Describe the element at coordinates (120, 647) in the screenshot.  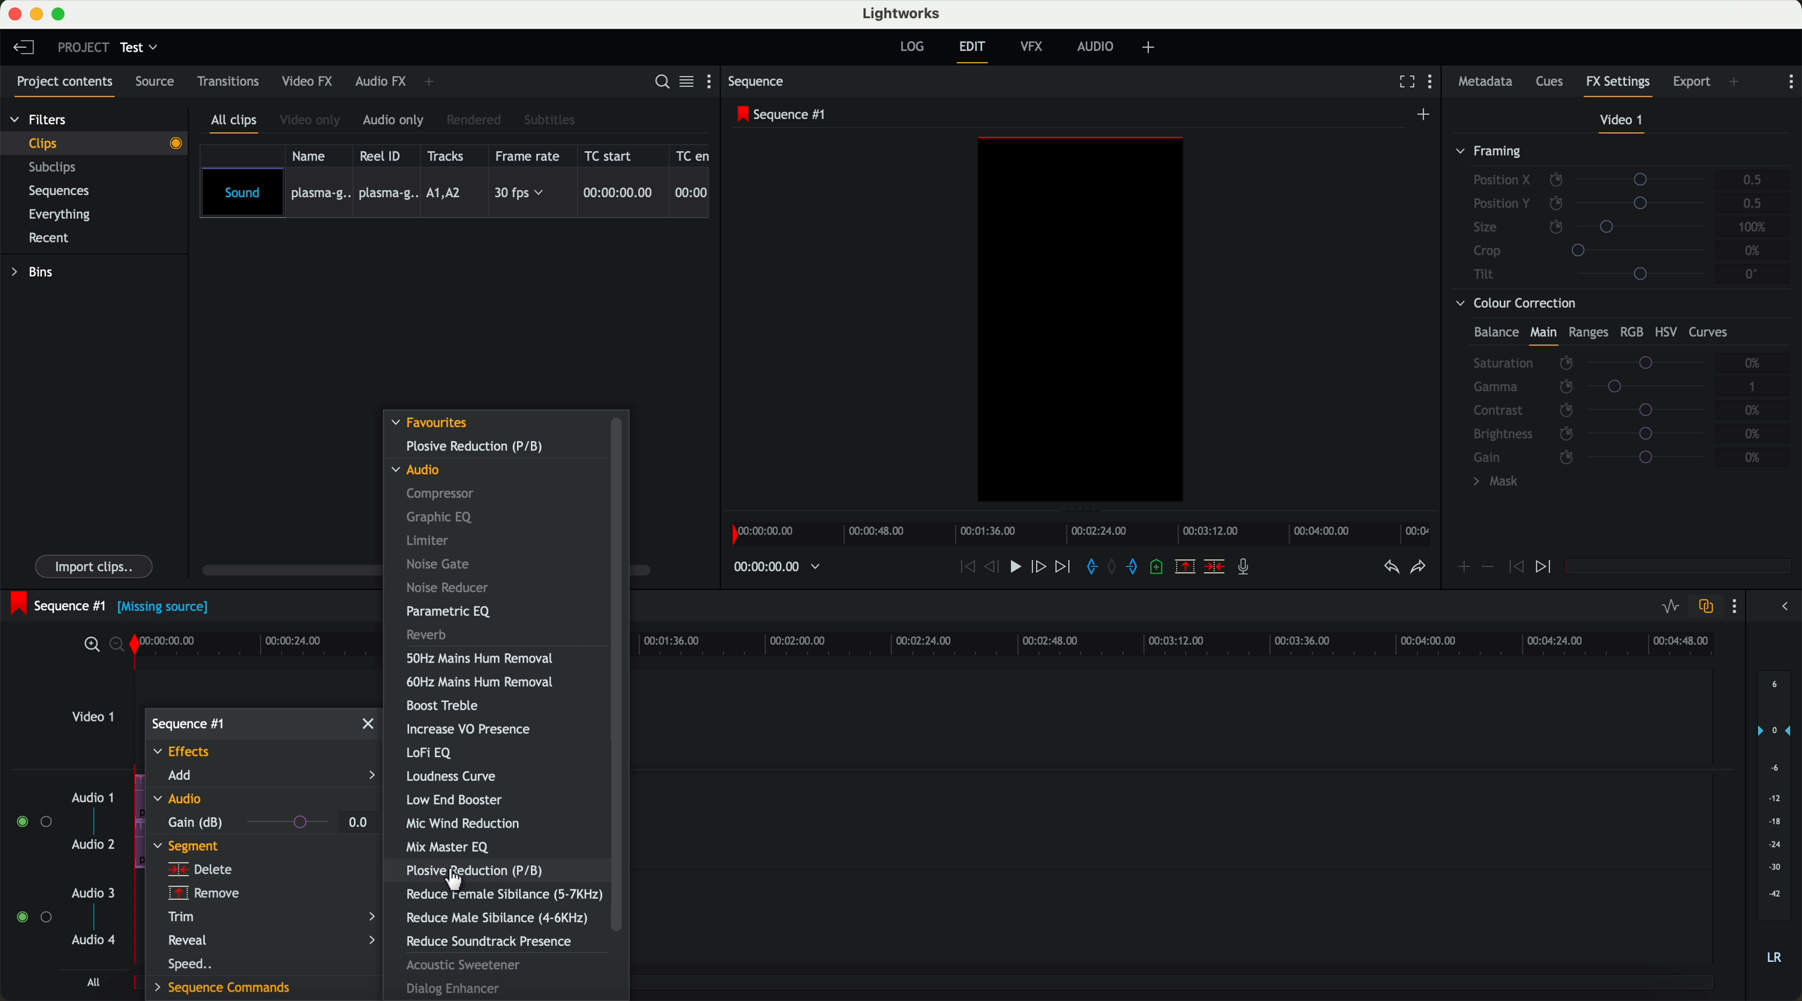
I see `zoom out` at that location.